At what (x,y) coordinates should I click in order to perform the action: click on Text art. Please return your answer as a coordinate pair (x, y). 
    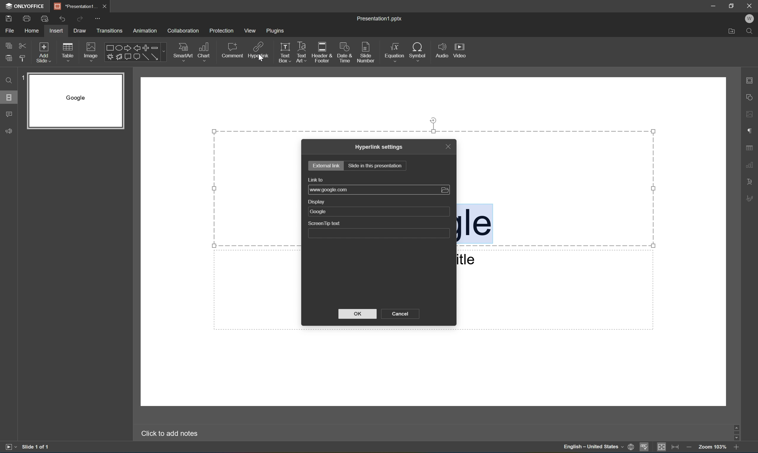
    Looking at the image, I should click on (302, 51).